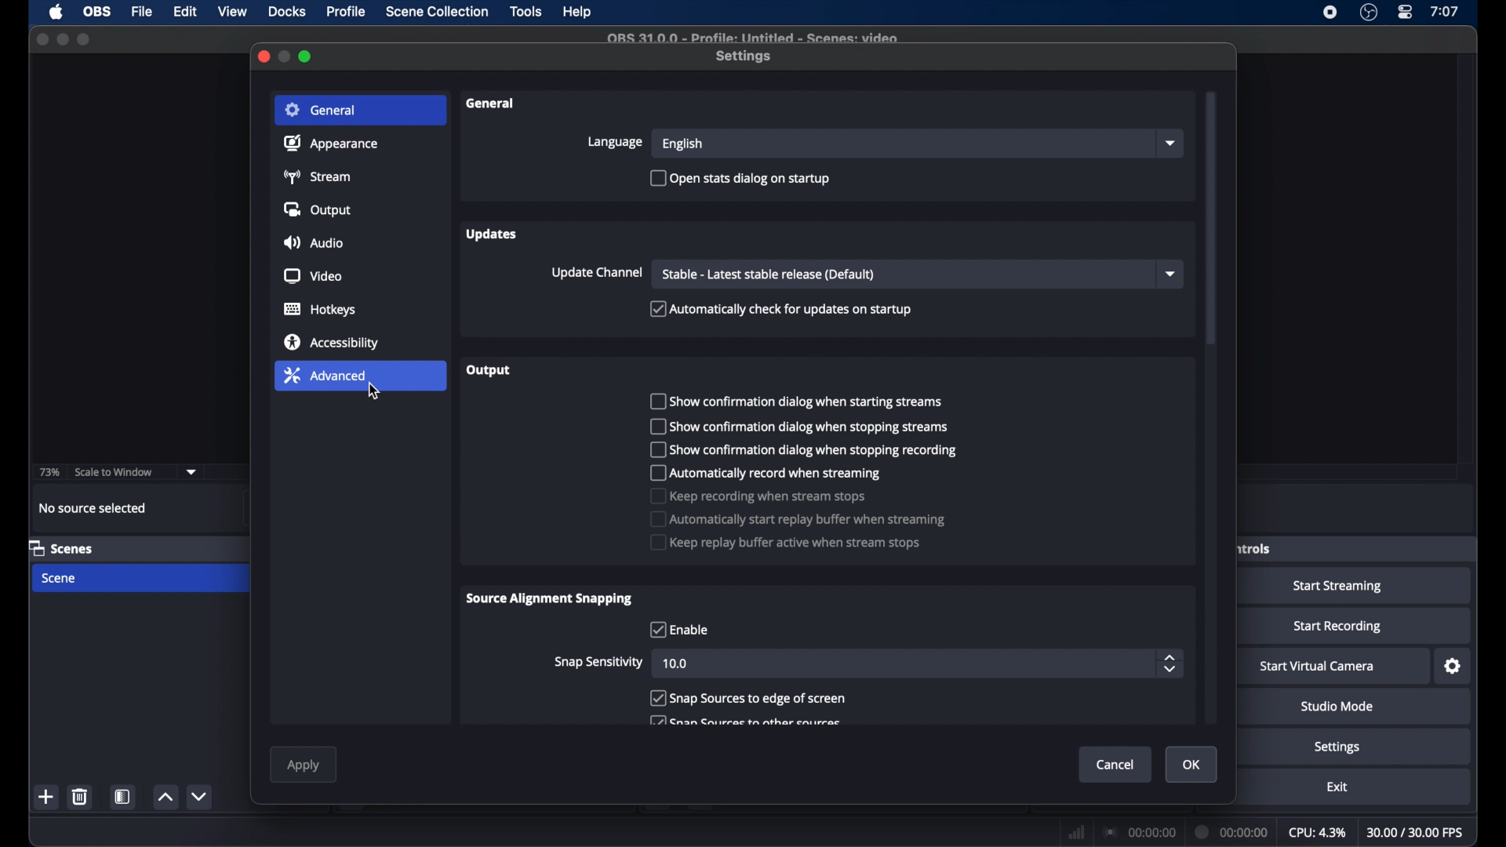 The width and height of the screenshot is (1506, 847). Describe the element at coordinates (46, 798) in the screenshot. I see `add` at that location.